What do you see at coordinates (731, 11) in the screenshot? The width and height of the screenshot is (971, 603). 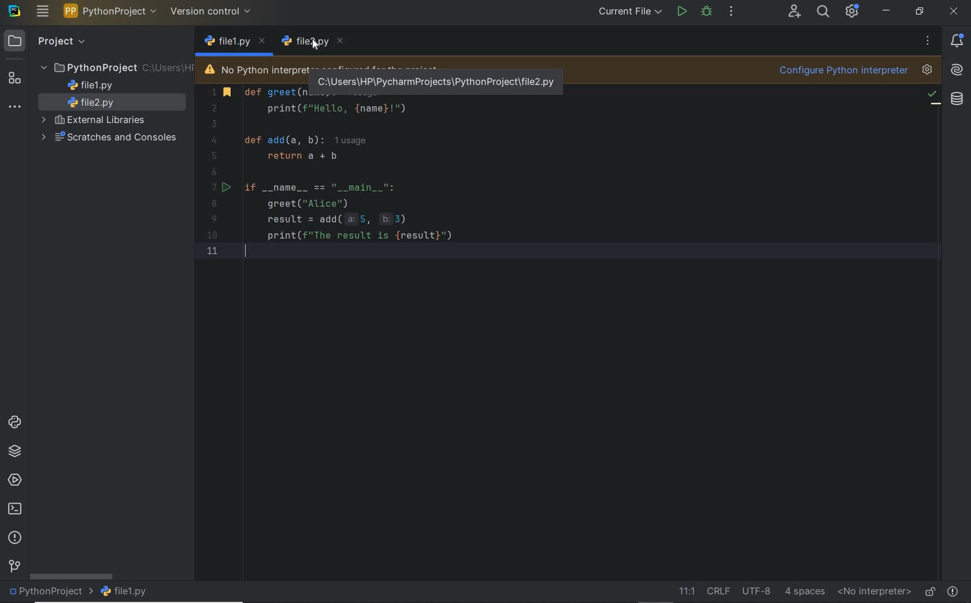 I see `more actions` at bounding box center [731, 11].